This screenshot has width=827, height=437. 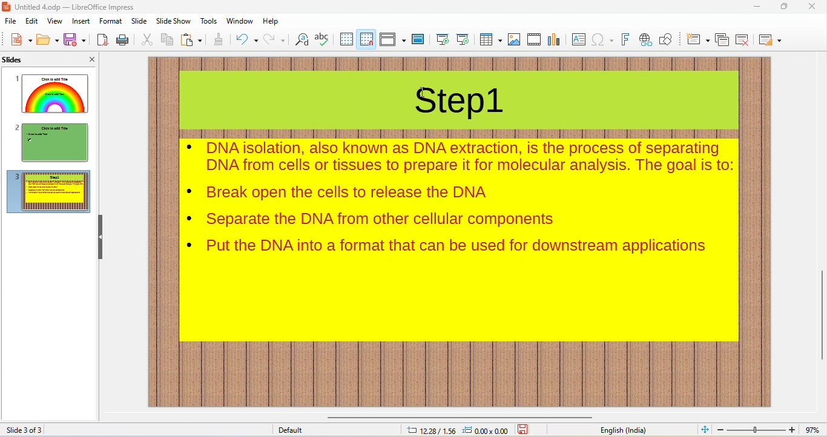 I want to click on slide2, so click(x=49, y=144).